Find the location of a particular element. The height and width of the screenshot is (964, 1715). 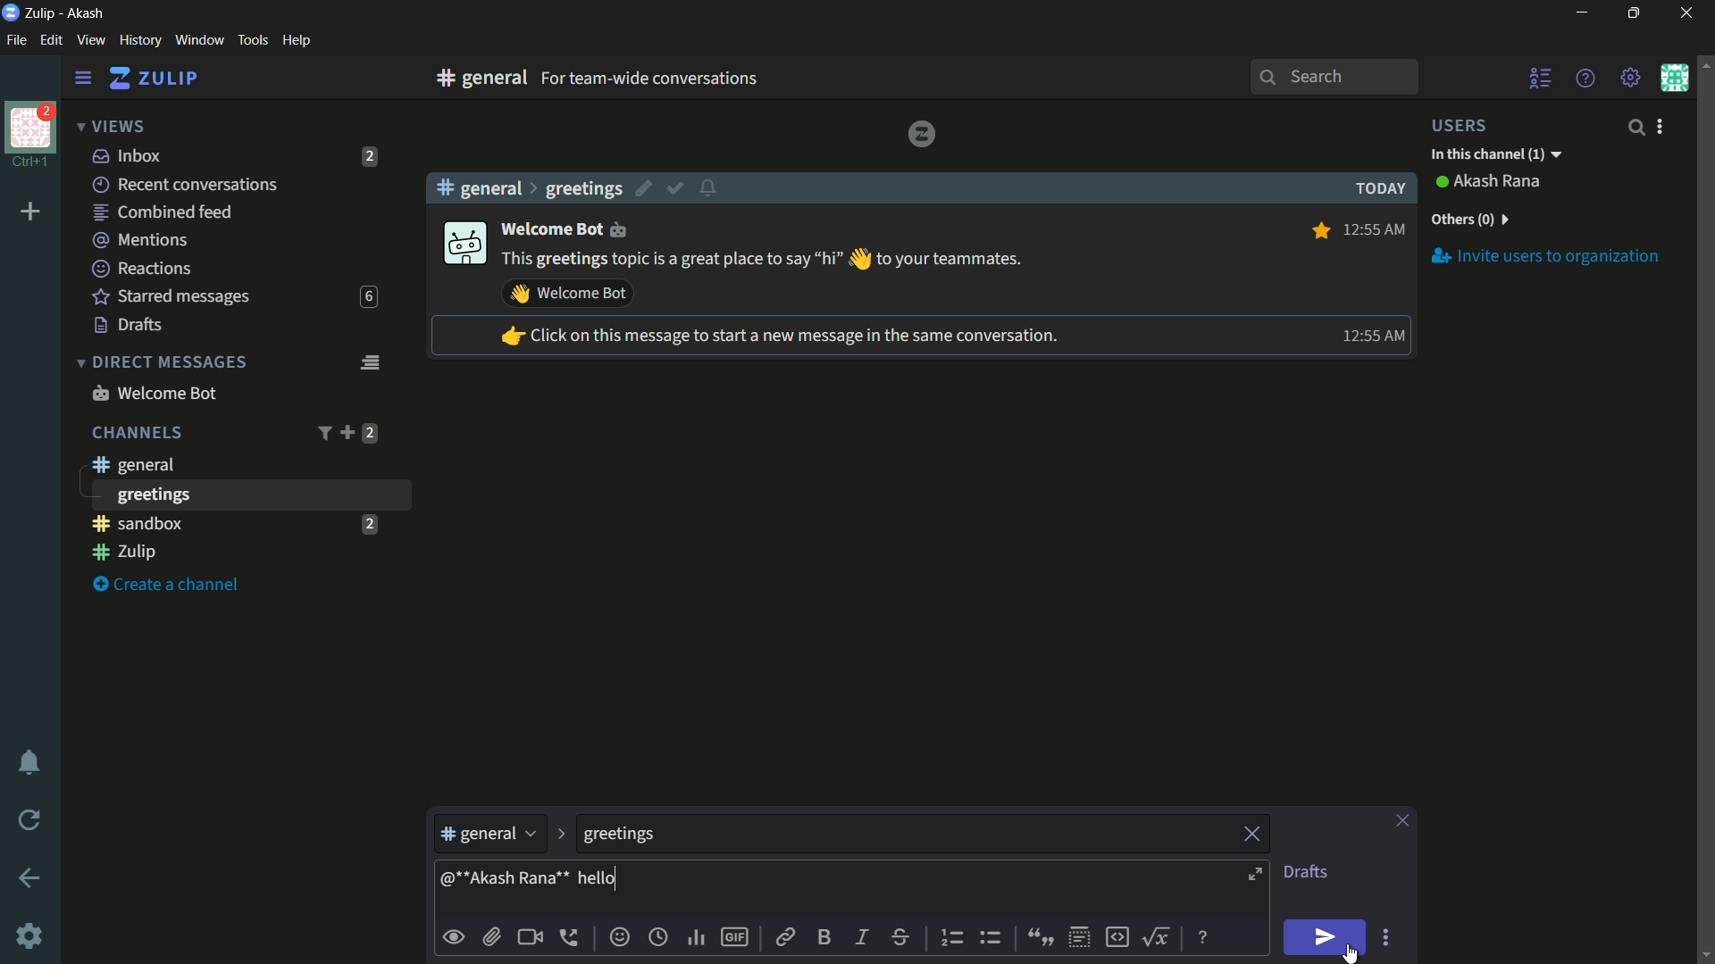

This greeting topic is a great place to say hi to your teammates is located at coordinates (764, 260).